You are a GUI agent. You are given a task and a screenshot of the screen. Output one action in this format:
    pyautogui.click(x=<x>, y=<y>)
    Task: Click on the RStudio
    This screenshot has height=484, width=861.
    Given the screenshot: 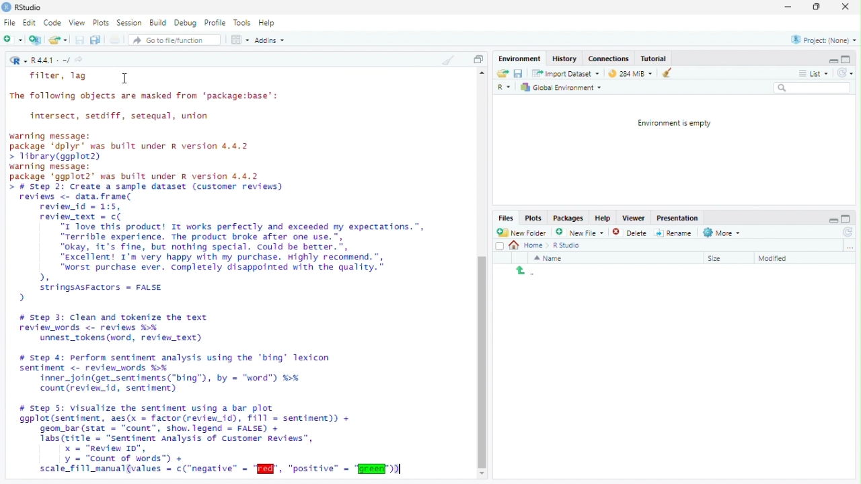 What is the action you would take?
    pyautogui.click(x=22, y=7)
    